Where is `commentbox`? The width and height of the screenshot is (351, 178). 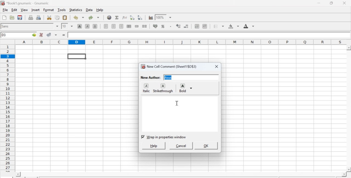 commentbox is located at coordinates (180, 114).